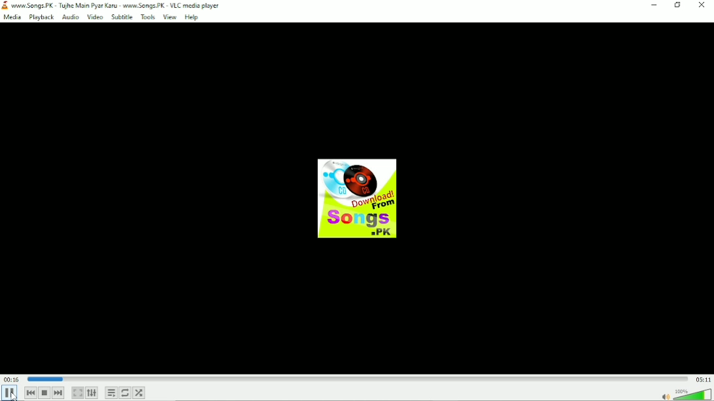 The image size is (714, 401). Describe the element at coordinates (126, 393) in the screenshot. I see `Click to toggle between loop all, loop one, no loop` at that location.